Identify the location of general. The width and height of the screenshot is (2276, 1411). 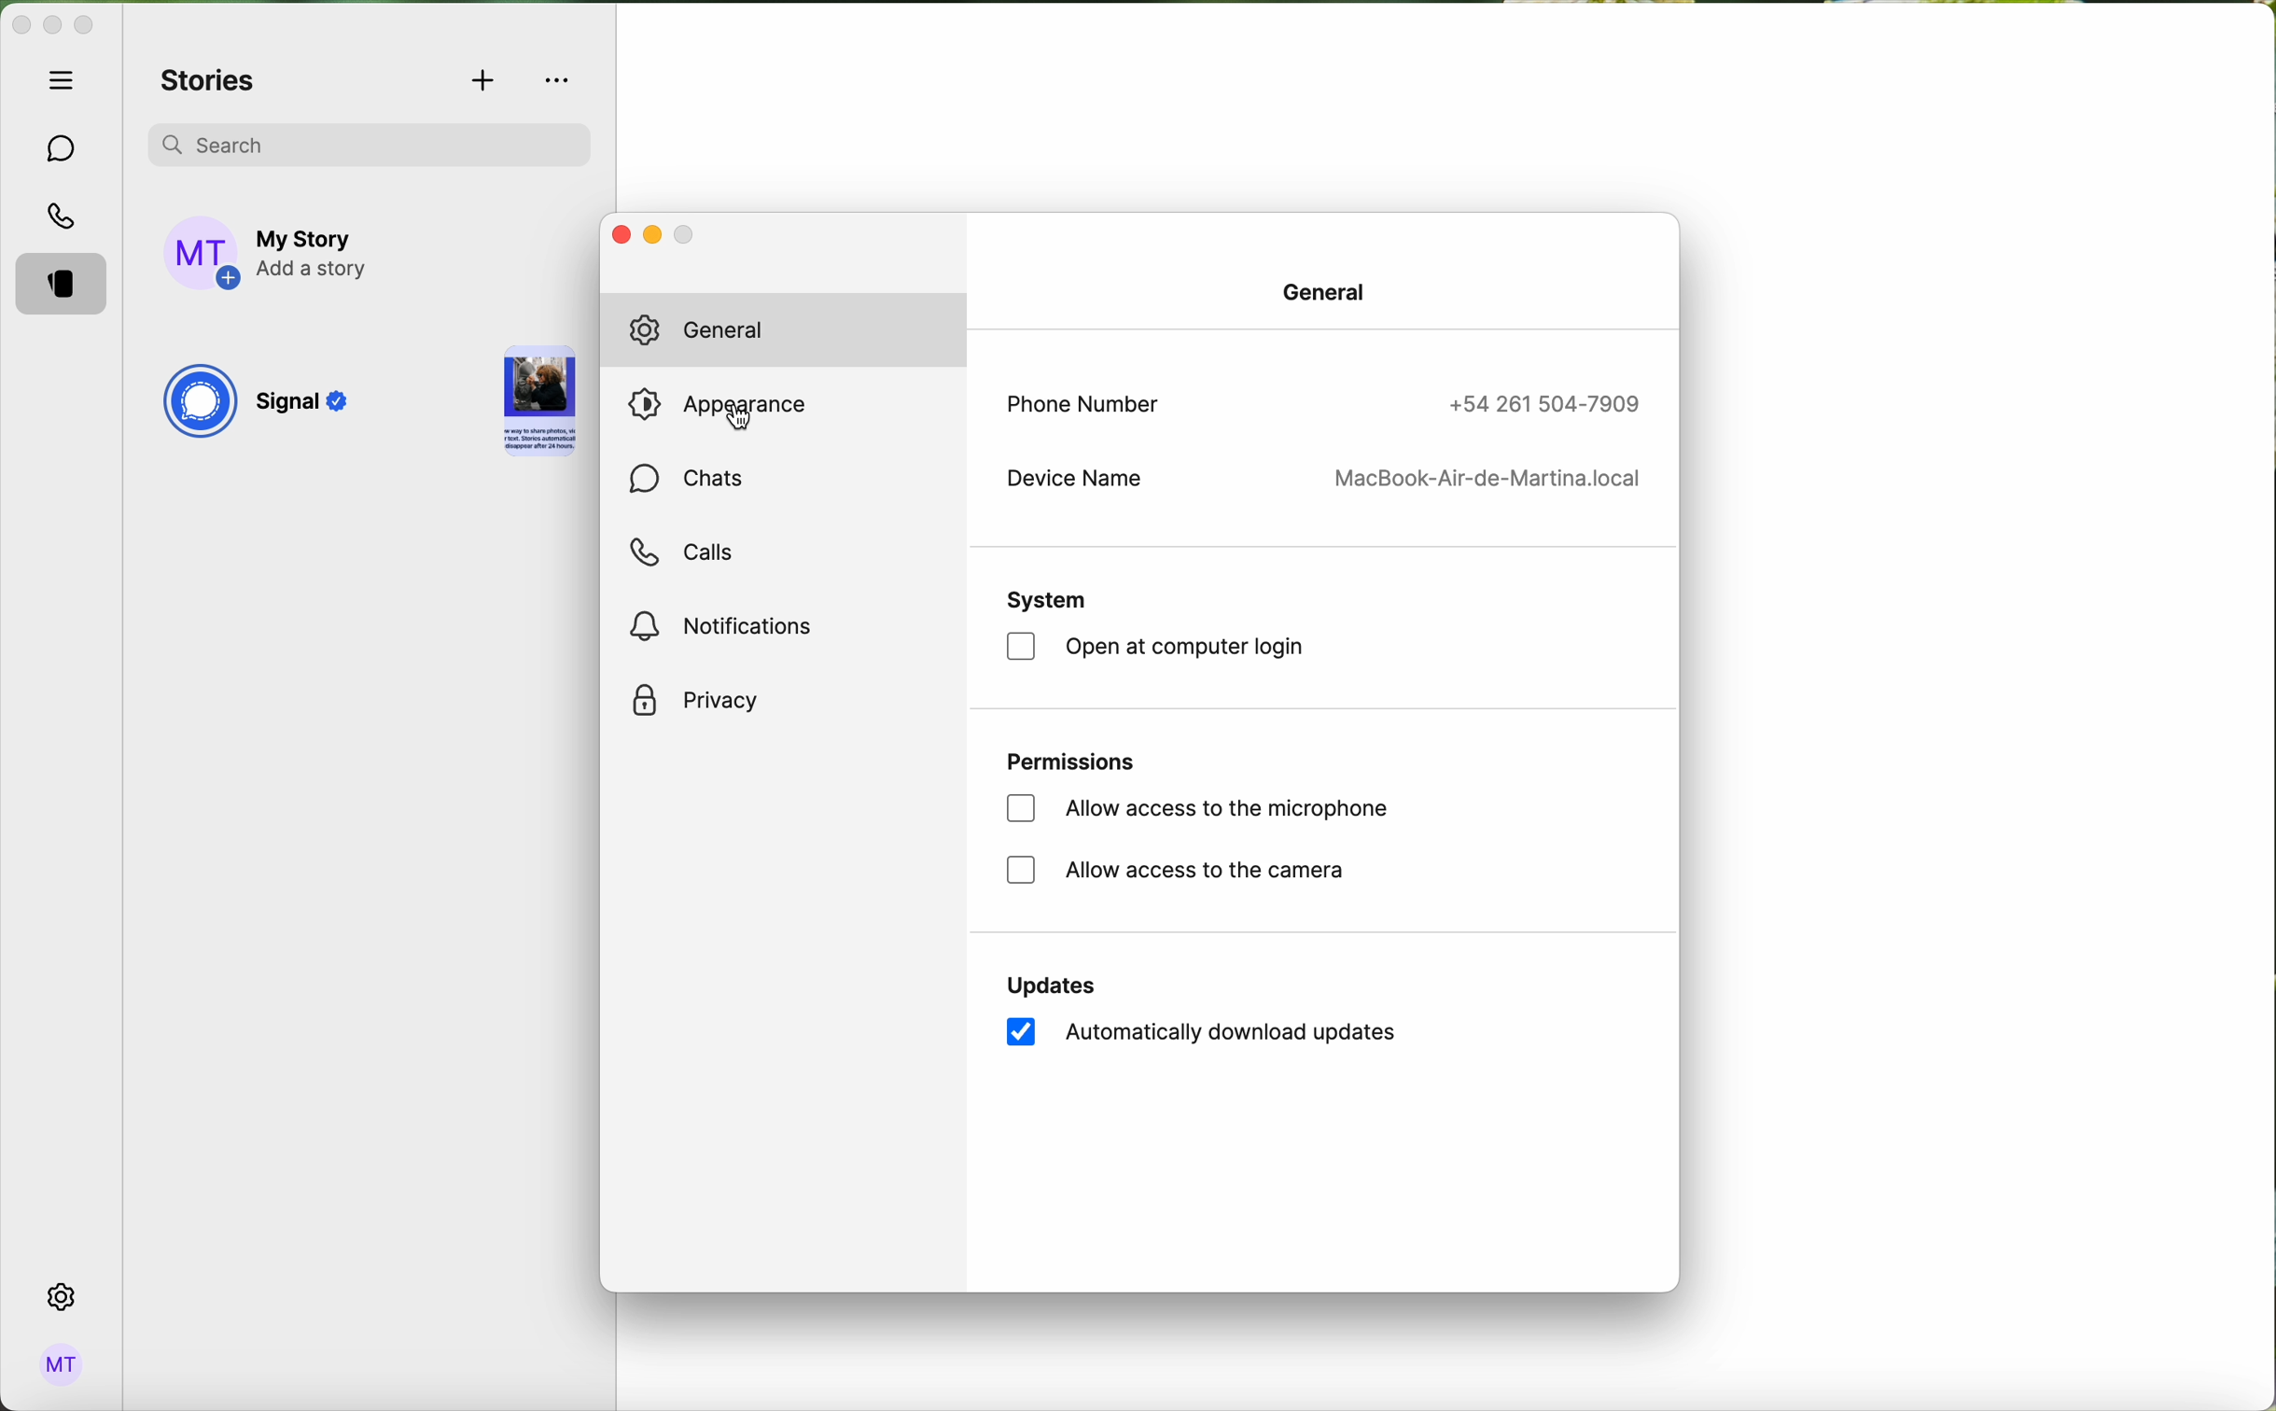
(1324, 291).